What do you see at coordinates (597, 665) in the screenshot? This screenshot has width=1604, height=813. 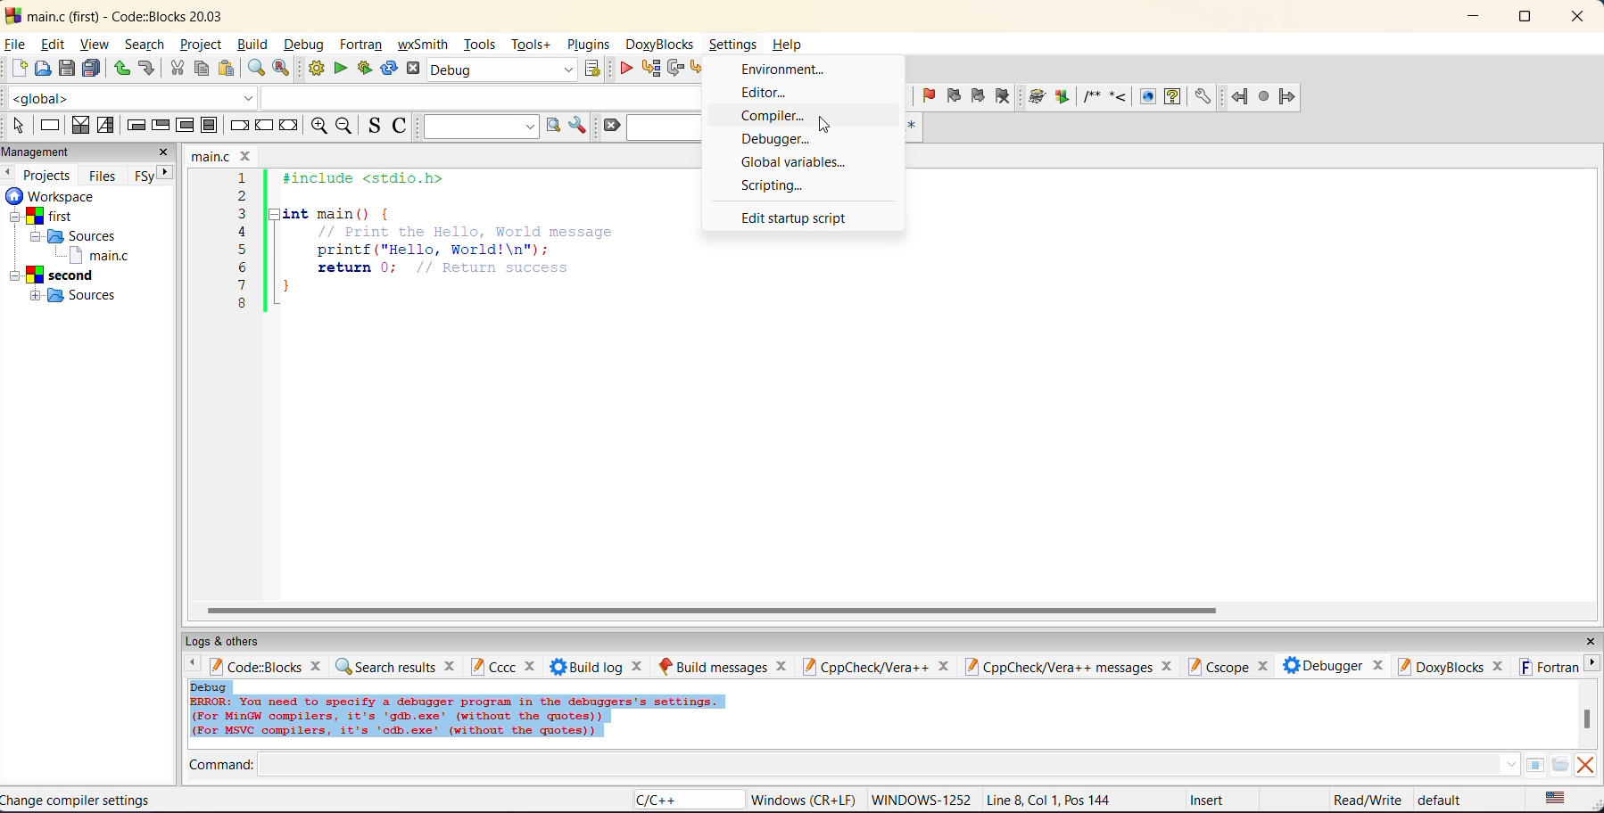 I see `build log` at bounding box center [597, 665].